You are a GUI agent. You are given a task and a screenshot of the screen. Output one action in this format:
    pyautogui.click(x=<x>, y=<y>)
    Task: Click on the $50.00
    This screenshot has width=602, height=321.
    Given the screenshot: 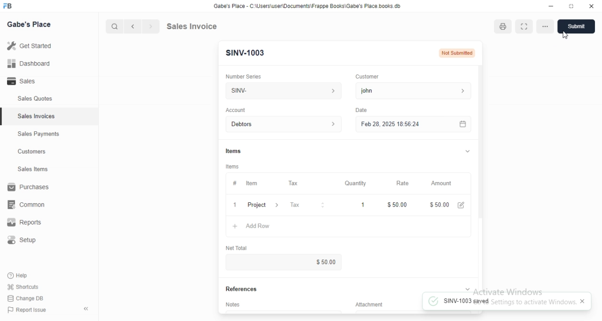 What is the action you would take?
    pyautogui.click(x=396, y=204)
    